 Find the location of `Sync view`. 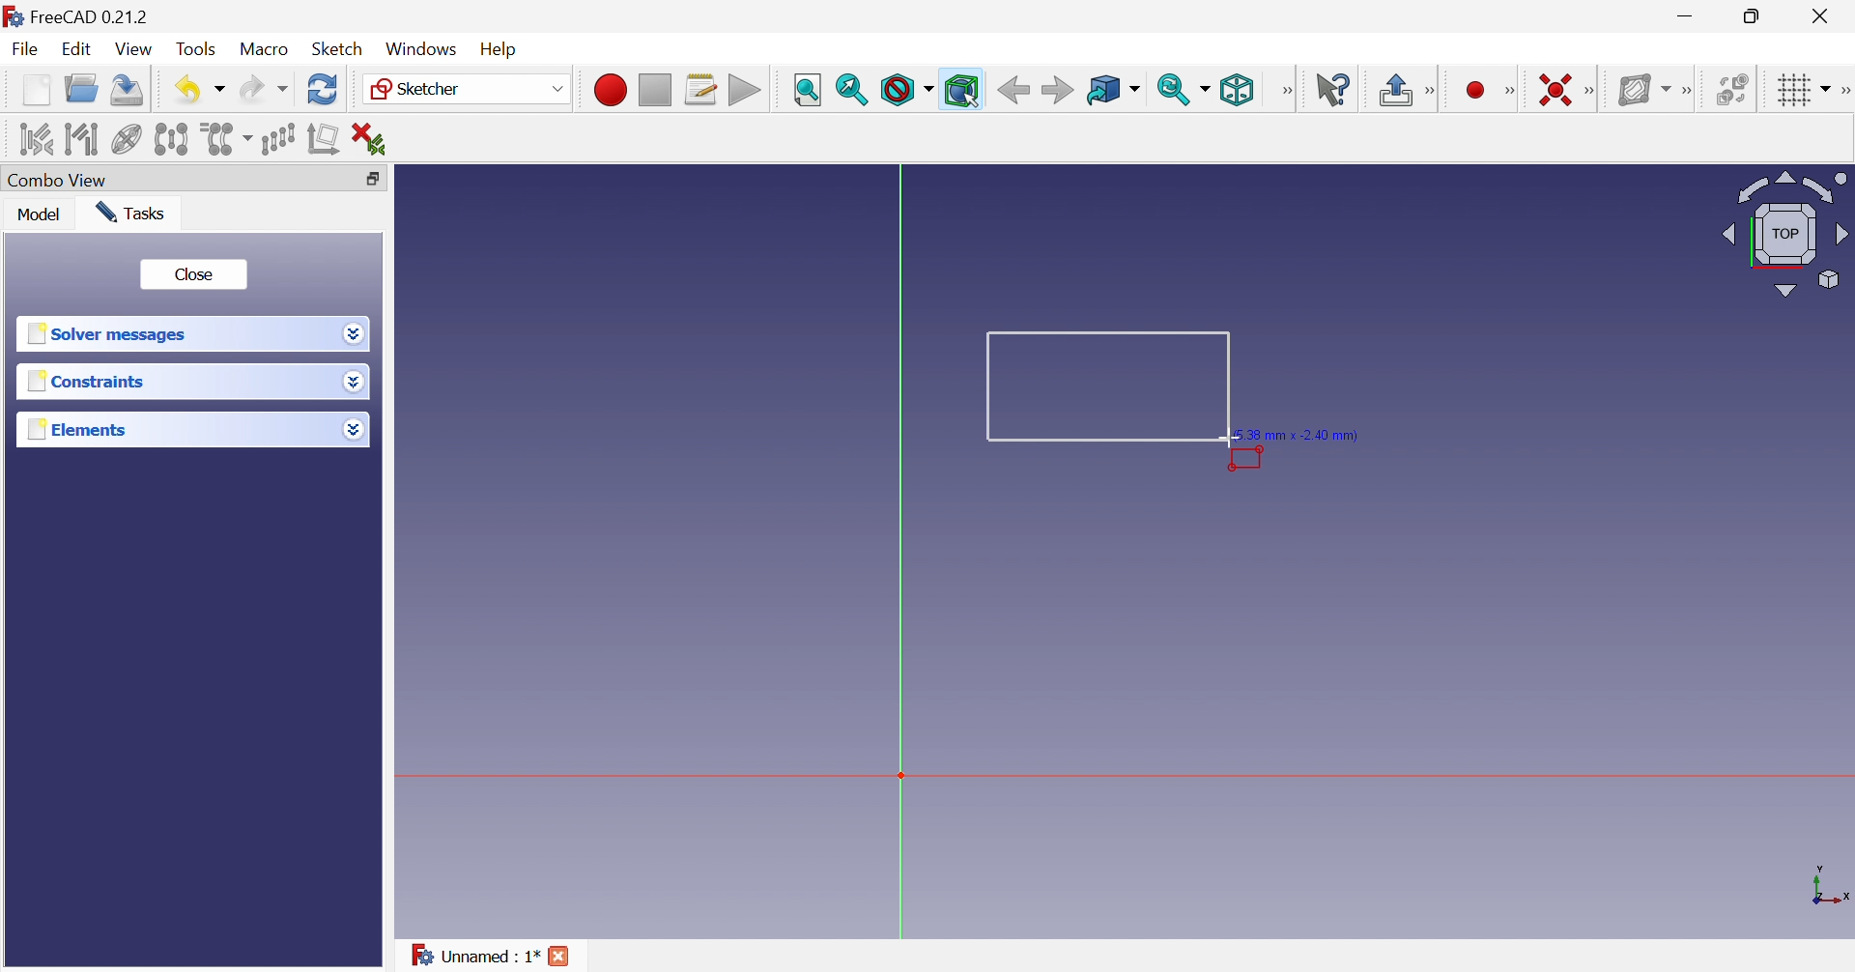

Sync view is located at coordinates (1184, 90).